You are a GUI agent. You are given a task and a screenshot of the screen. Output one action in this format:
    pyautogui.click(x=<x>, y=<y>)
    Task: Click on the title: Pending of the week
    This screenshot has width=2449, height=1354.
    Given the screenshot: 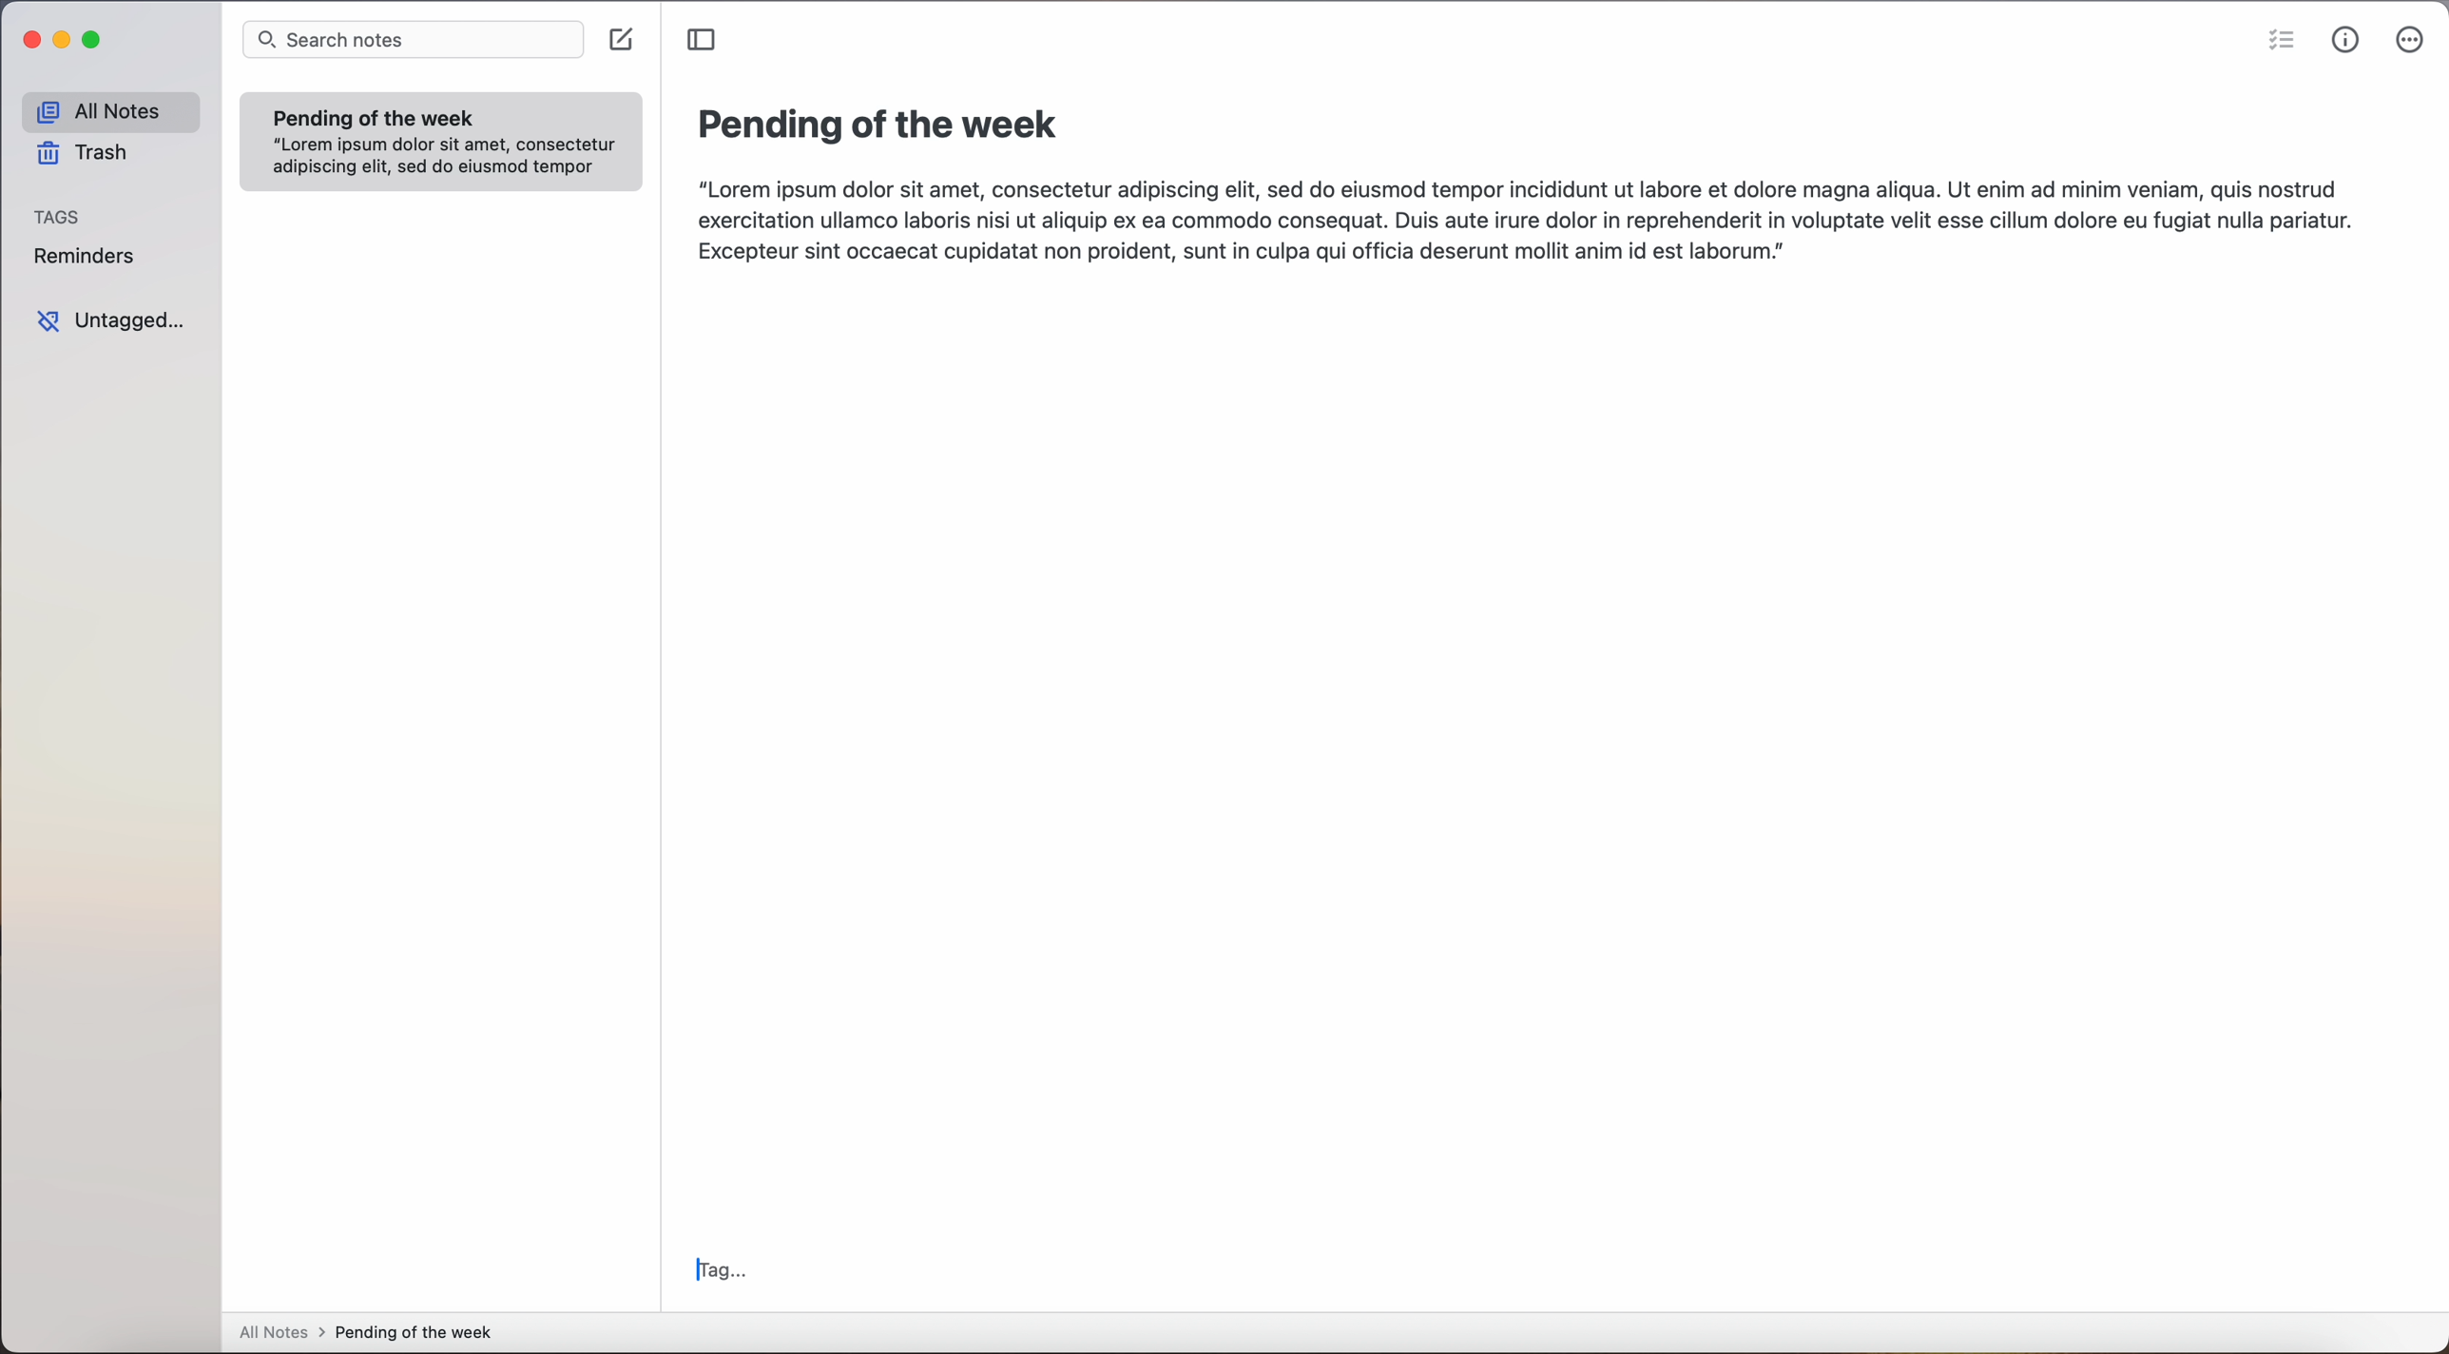 What is the action you would take?
    pyautogui.click(x=881, y=127)
    